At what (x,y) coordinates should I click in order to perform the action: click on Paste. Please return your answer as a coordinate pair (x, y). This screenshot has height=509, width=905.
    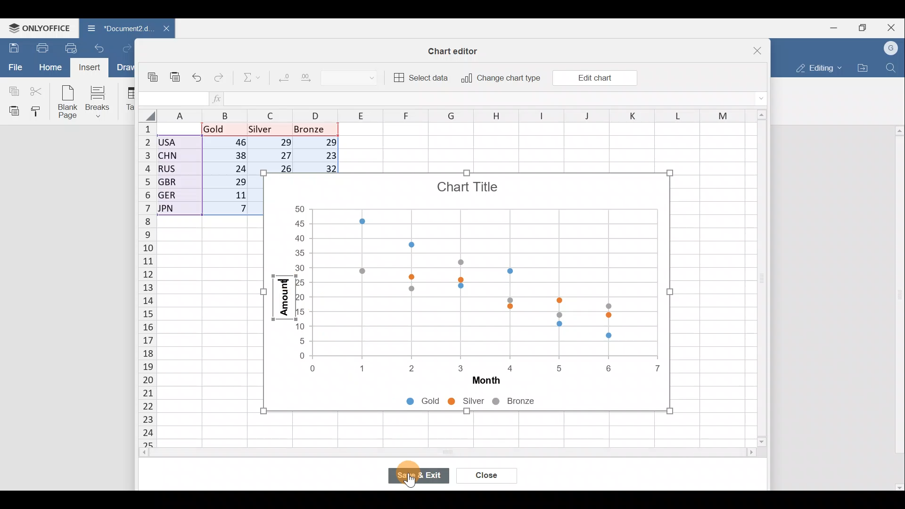
    Looking at the image, I should click on (12, 111).